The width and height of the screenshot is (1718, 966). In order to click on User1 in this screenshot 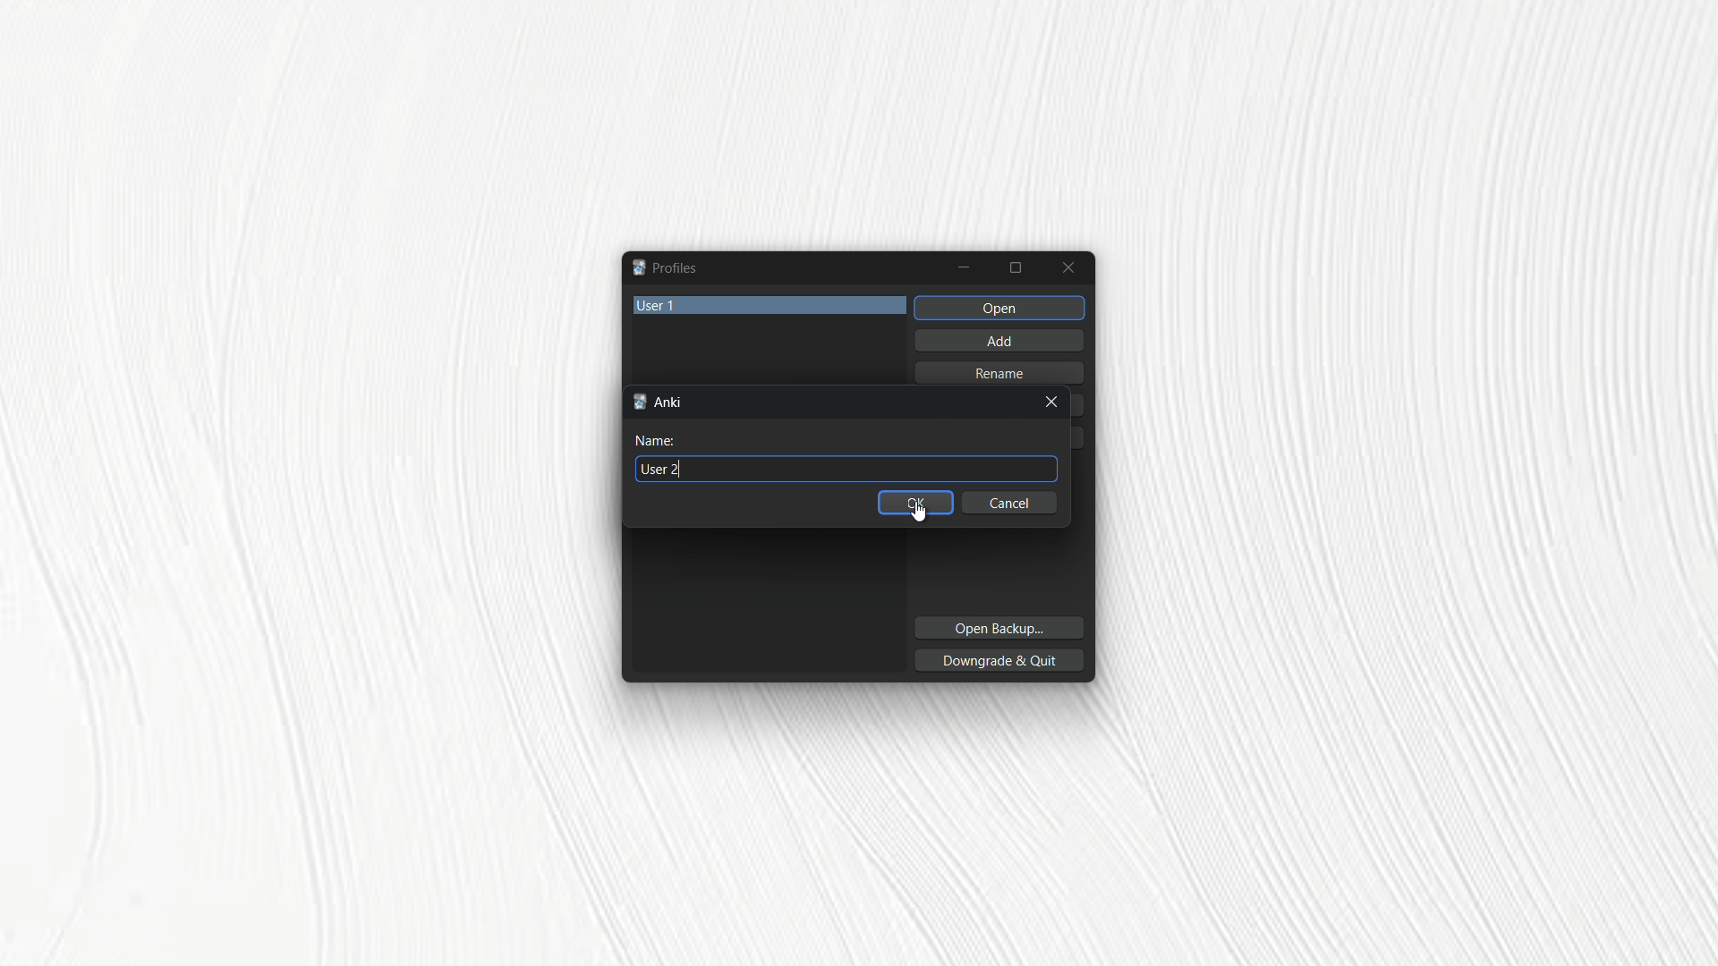, I will do `click(771, 303)`.